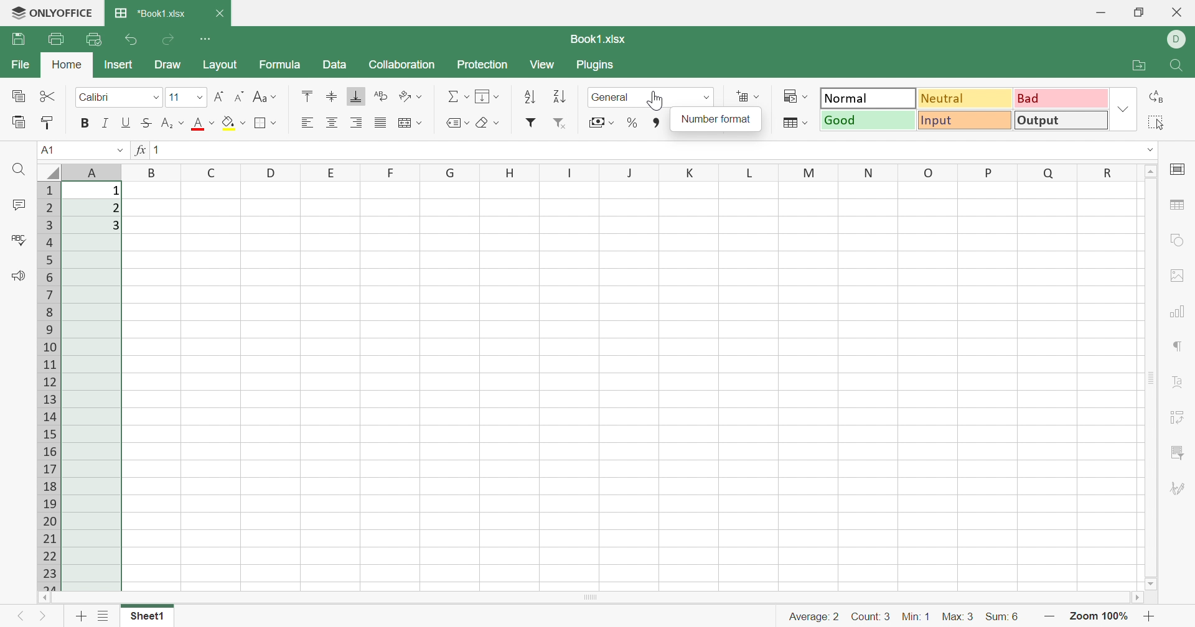 This screenshot has width=1195, height=627. Describe the element at coordinates (14, 14) in the screenshot. I see `logo` at that location.